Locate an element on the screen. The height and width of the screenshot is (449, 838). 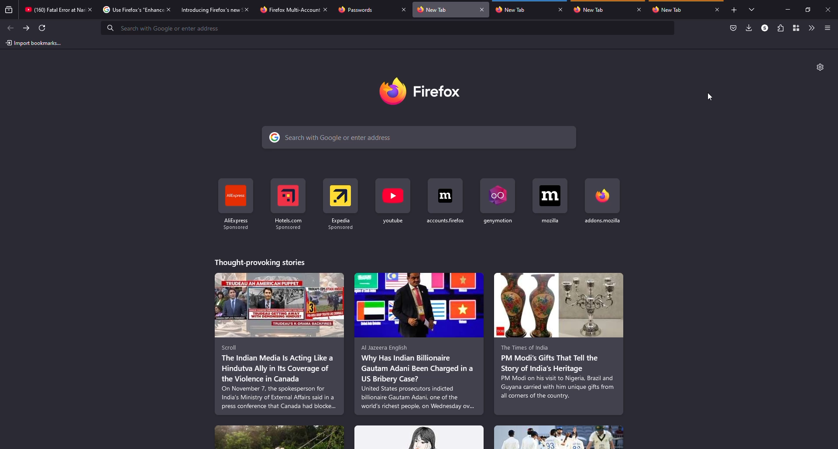
close is located at coordinates (483, 10).